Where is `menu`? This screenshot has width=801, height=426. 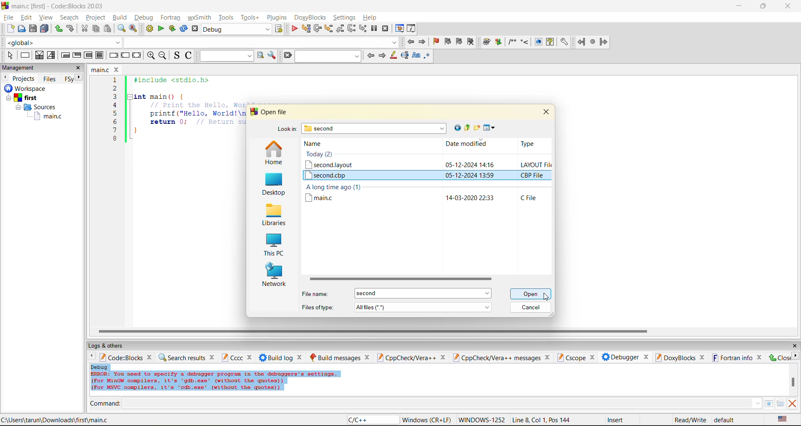
menu is located at coordinates (423, 293).